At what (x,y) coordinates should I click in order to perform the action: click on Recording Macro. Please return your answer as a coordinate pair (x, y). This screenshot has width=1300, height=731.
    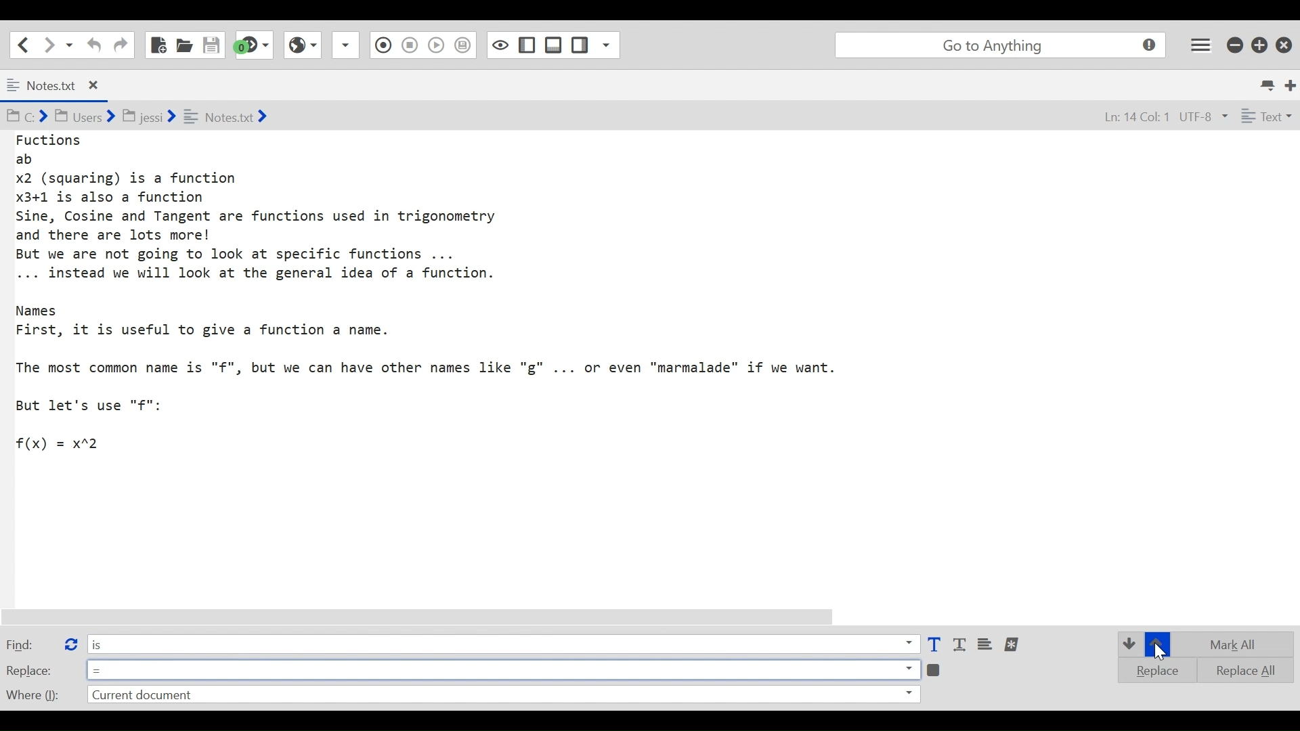
    Looking at the image, I should click on (347, 45).